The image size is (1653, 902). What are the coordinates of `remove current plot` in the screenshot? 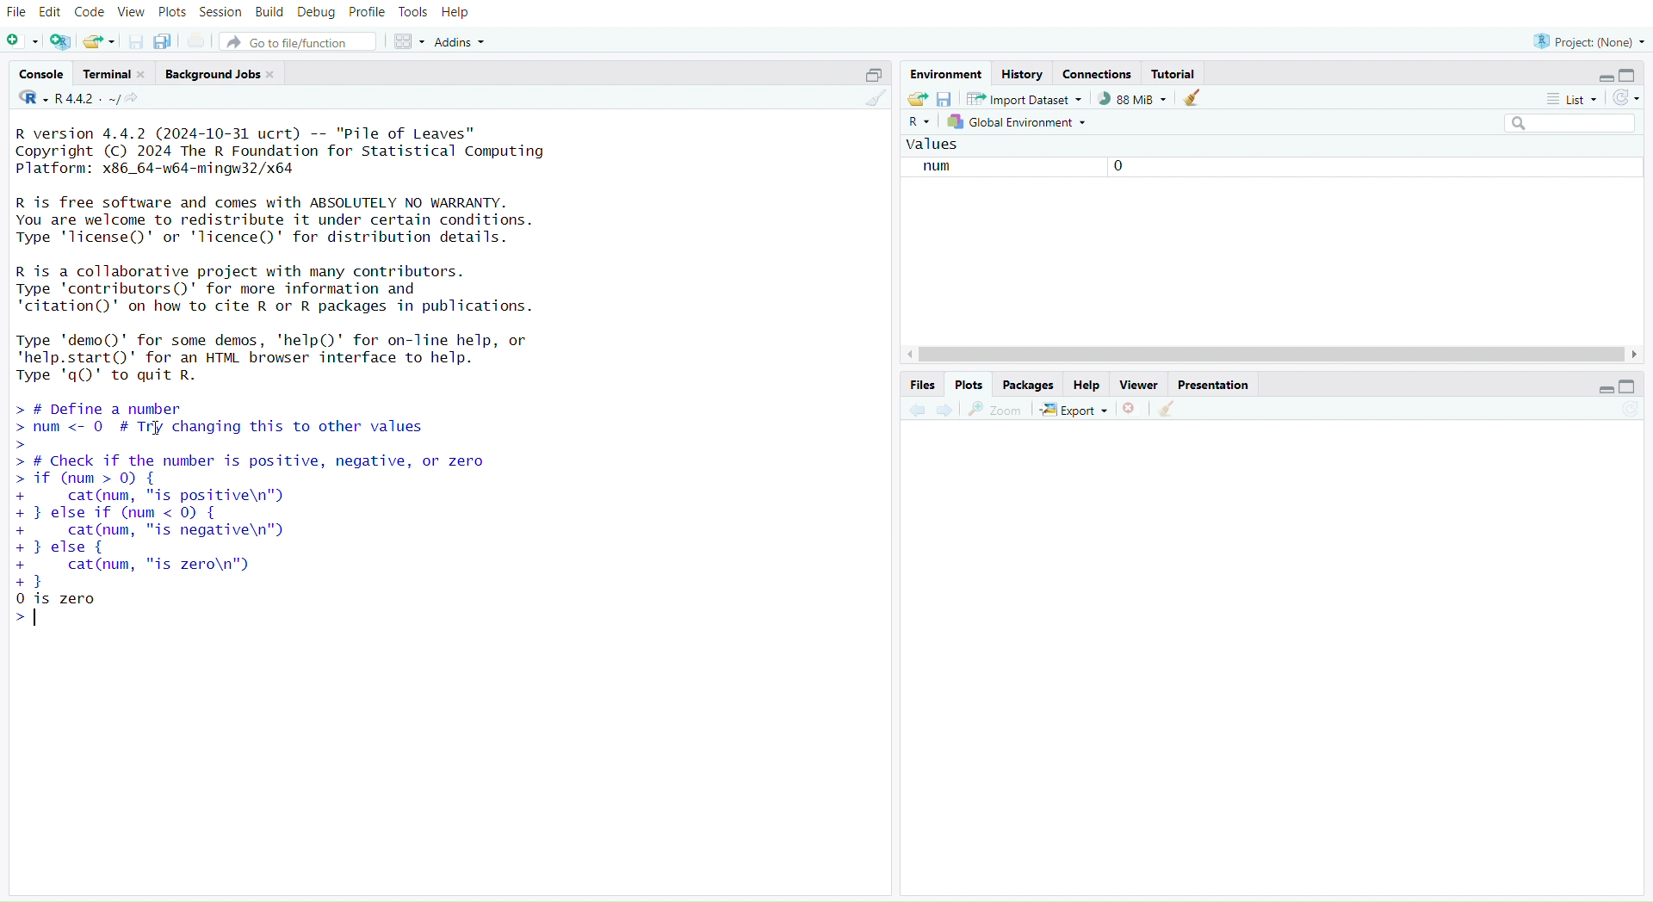 It's located at (1130, 410).